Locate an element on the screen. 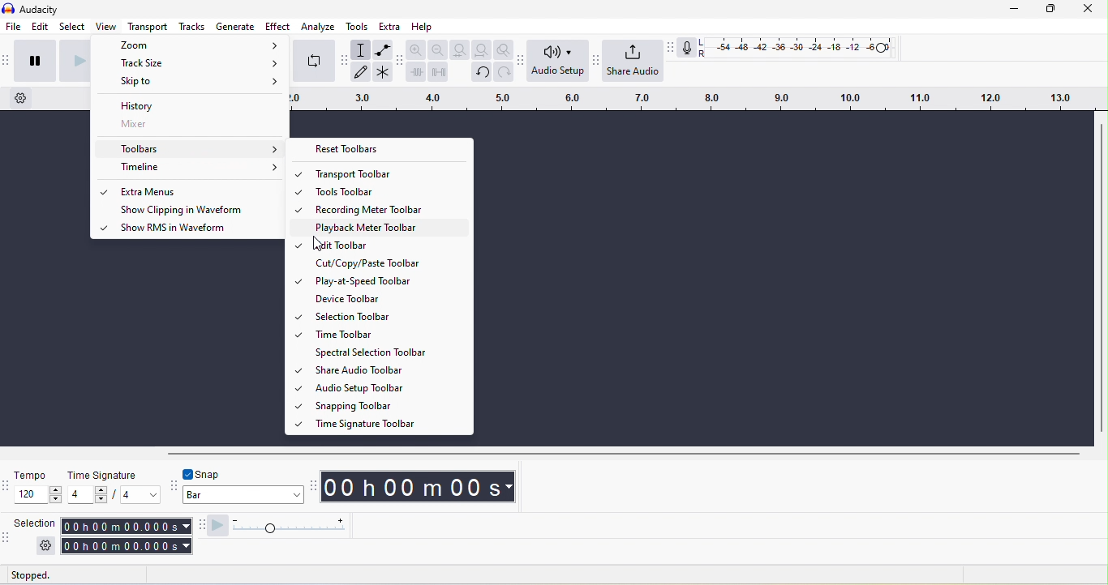  play at speed is located at coordinates (217, 527).